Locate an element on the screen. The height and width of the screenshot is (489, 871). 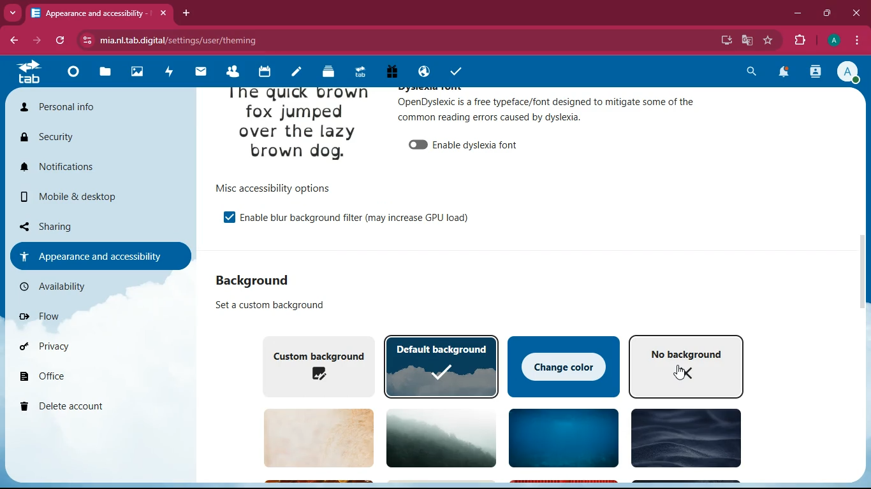
sharing is located at coordinates (95, 225).